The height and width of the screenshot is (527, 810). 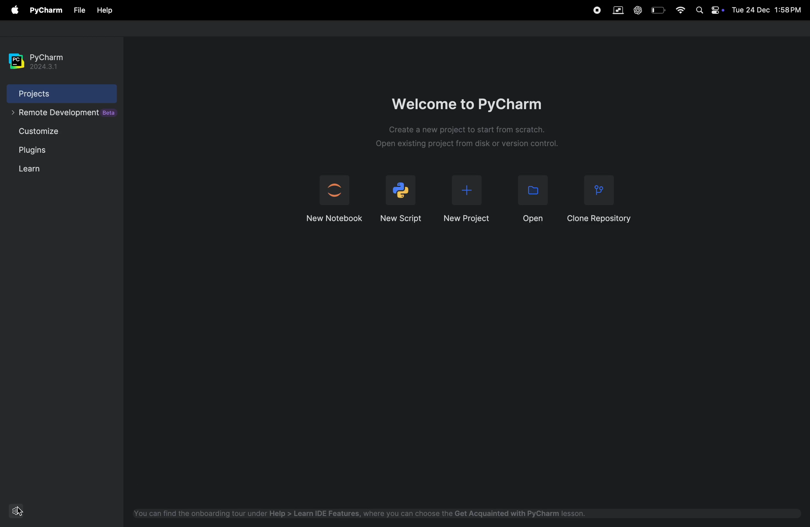 I want to click on record, so click(x=596, y=11).